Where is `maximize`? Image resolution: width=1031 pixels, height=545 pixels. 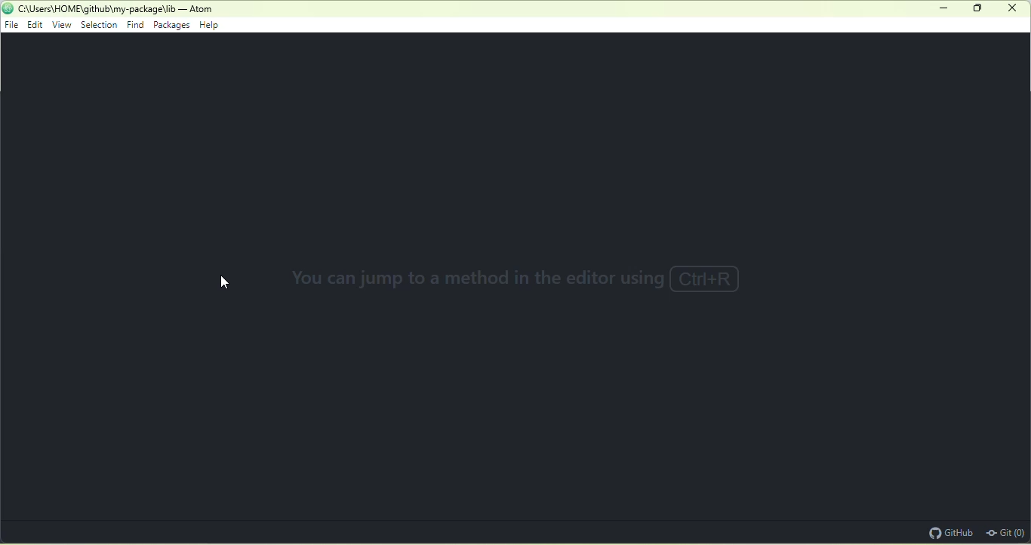 maximize is located at coordinates (979, 11).